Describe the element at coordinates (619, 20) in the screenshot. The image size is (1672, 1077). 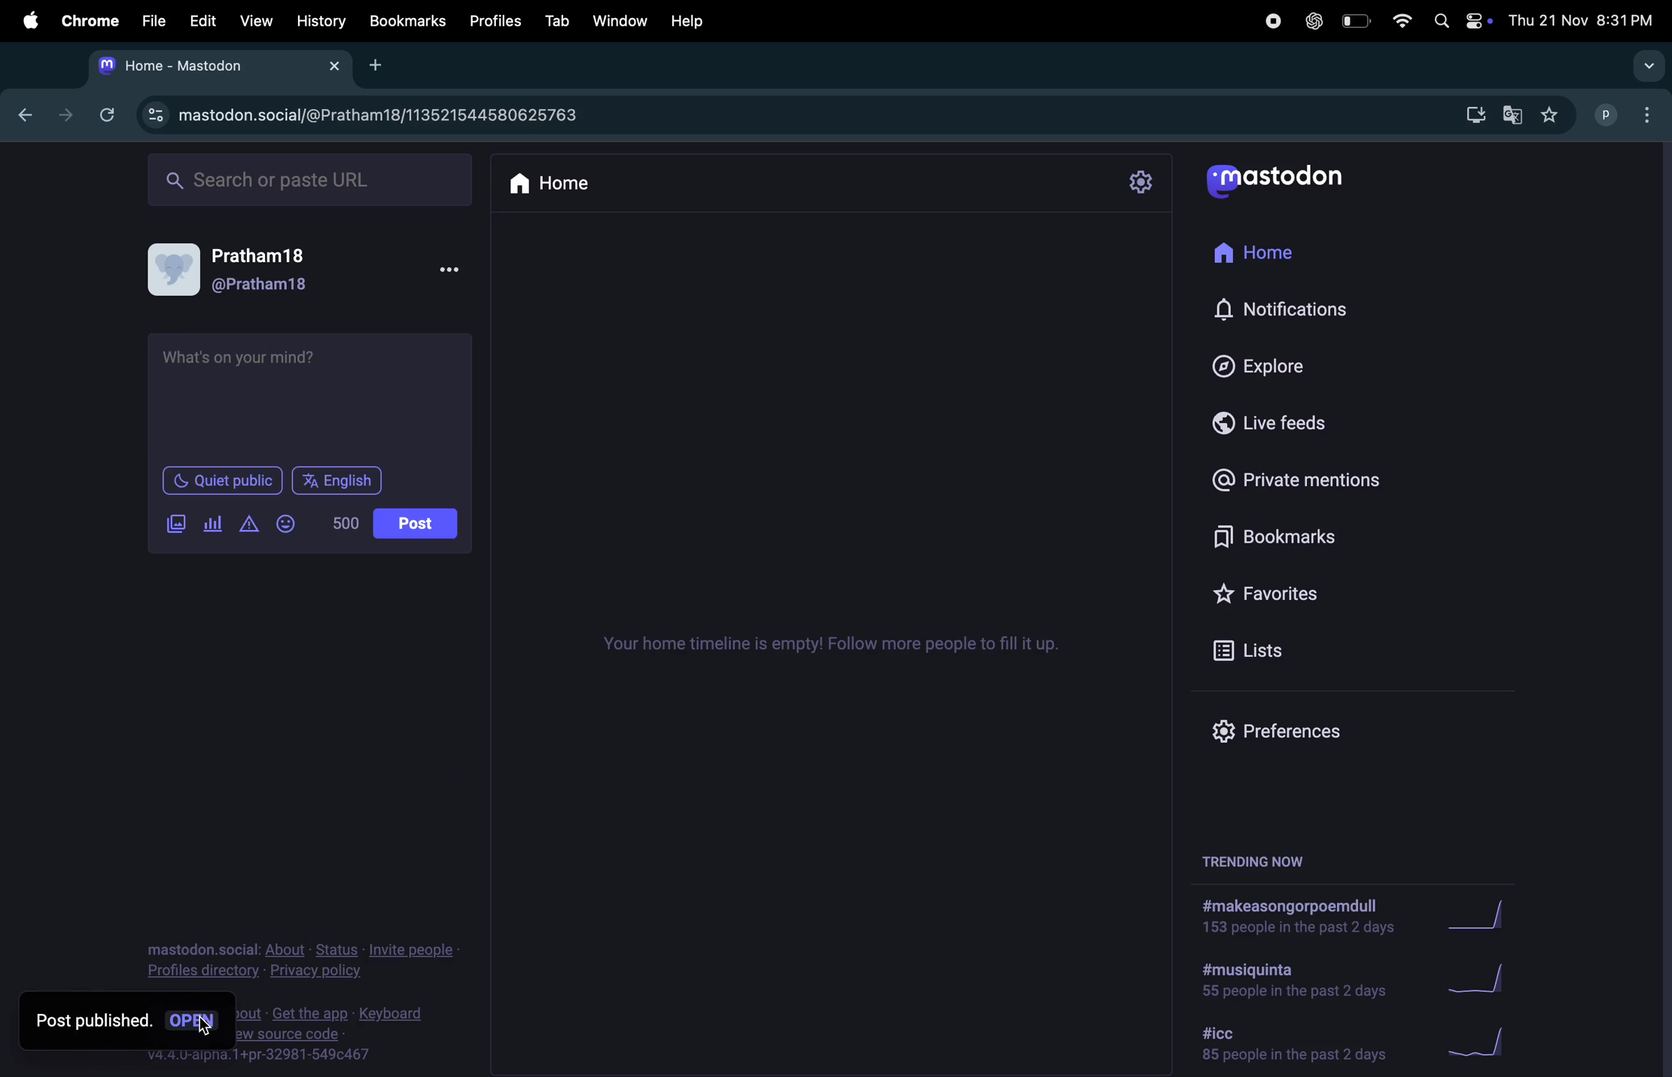
I see `window` at that location.